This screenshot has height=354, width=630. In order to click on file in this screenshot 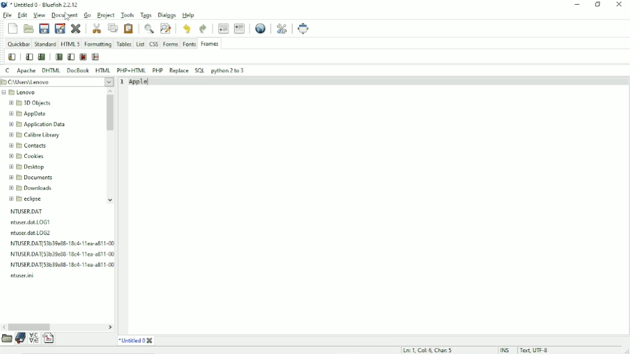, I will do `click(61, 243)`.